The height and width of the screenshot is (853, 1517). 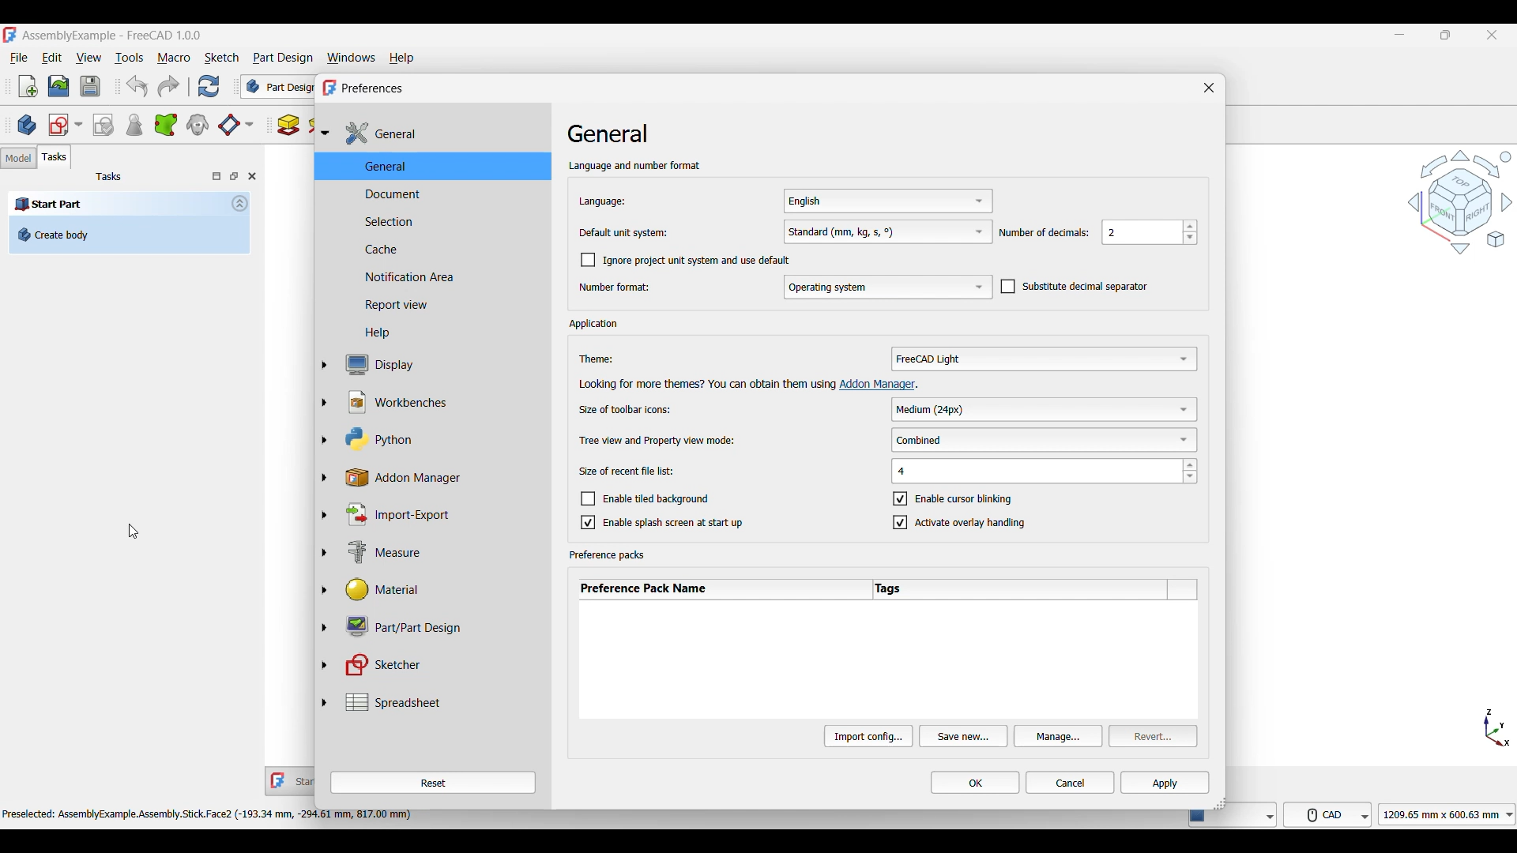 What do you see at coordinates (1044, 359) in the screenshot?
I see `FreeCAD Light` at bounding box center [1044, 359].